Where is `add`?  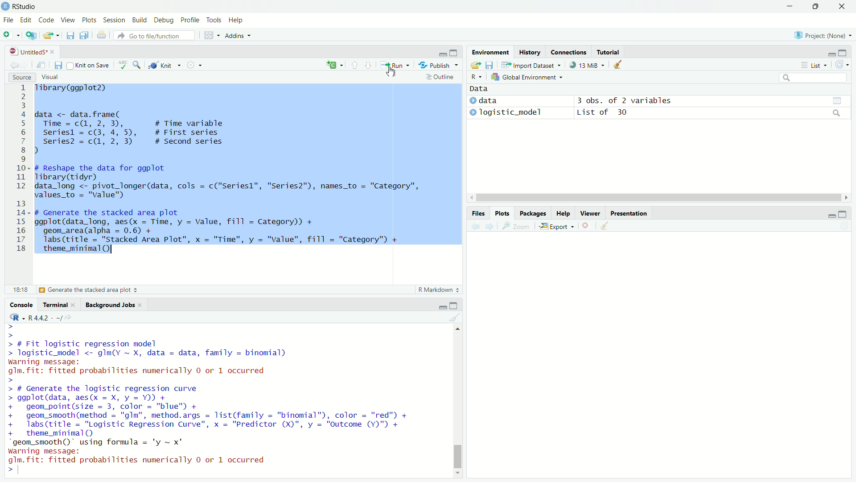
add is located at coordinates (333, 65).